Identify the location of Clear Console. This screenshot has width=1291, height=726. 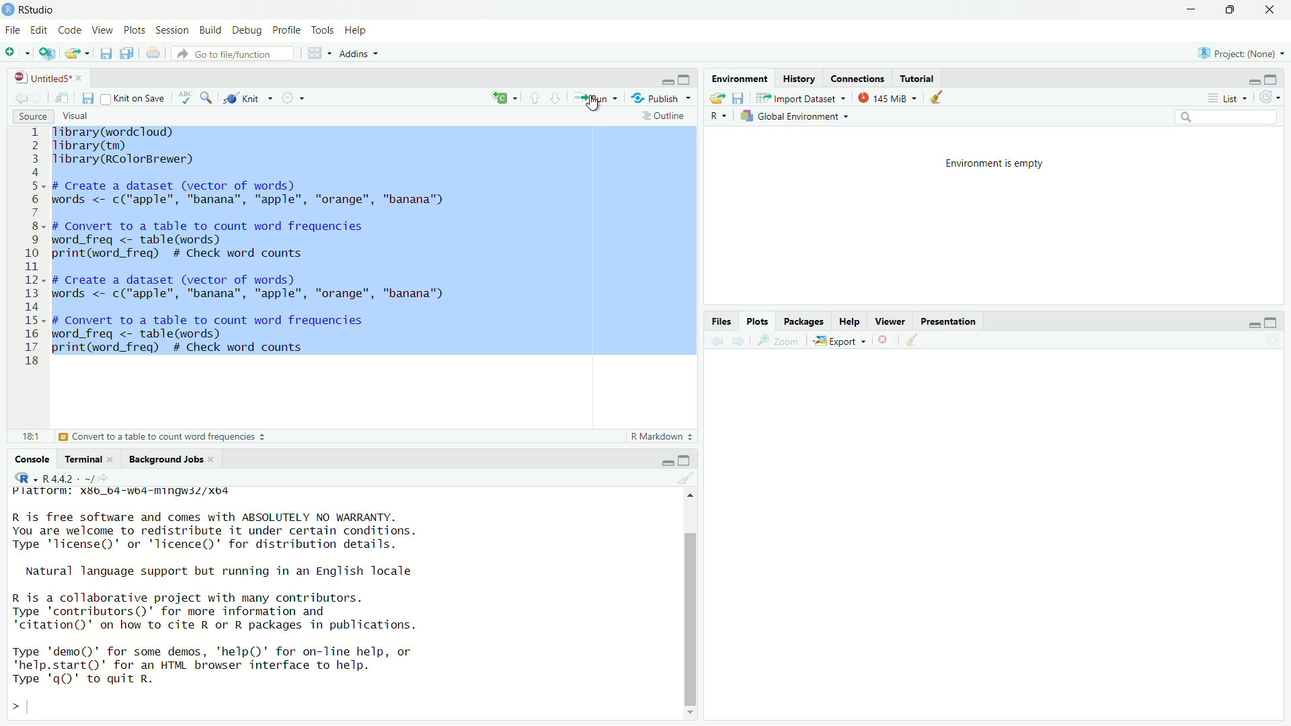
(916, 339).